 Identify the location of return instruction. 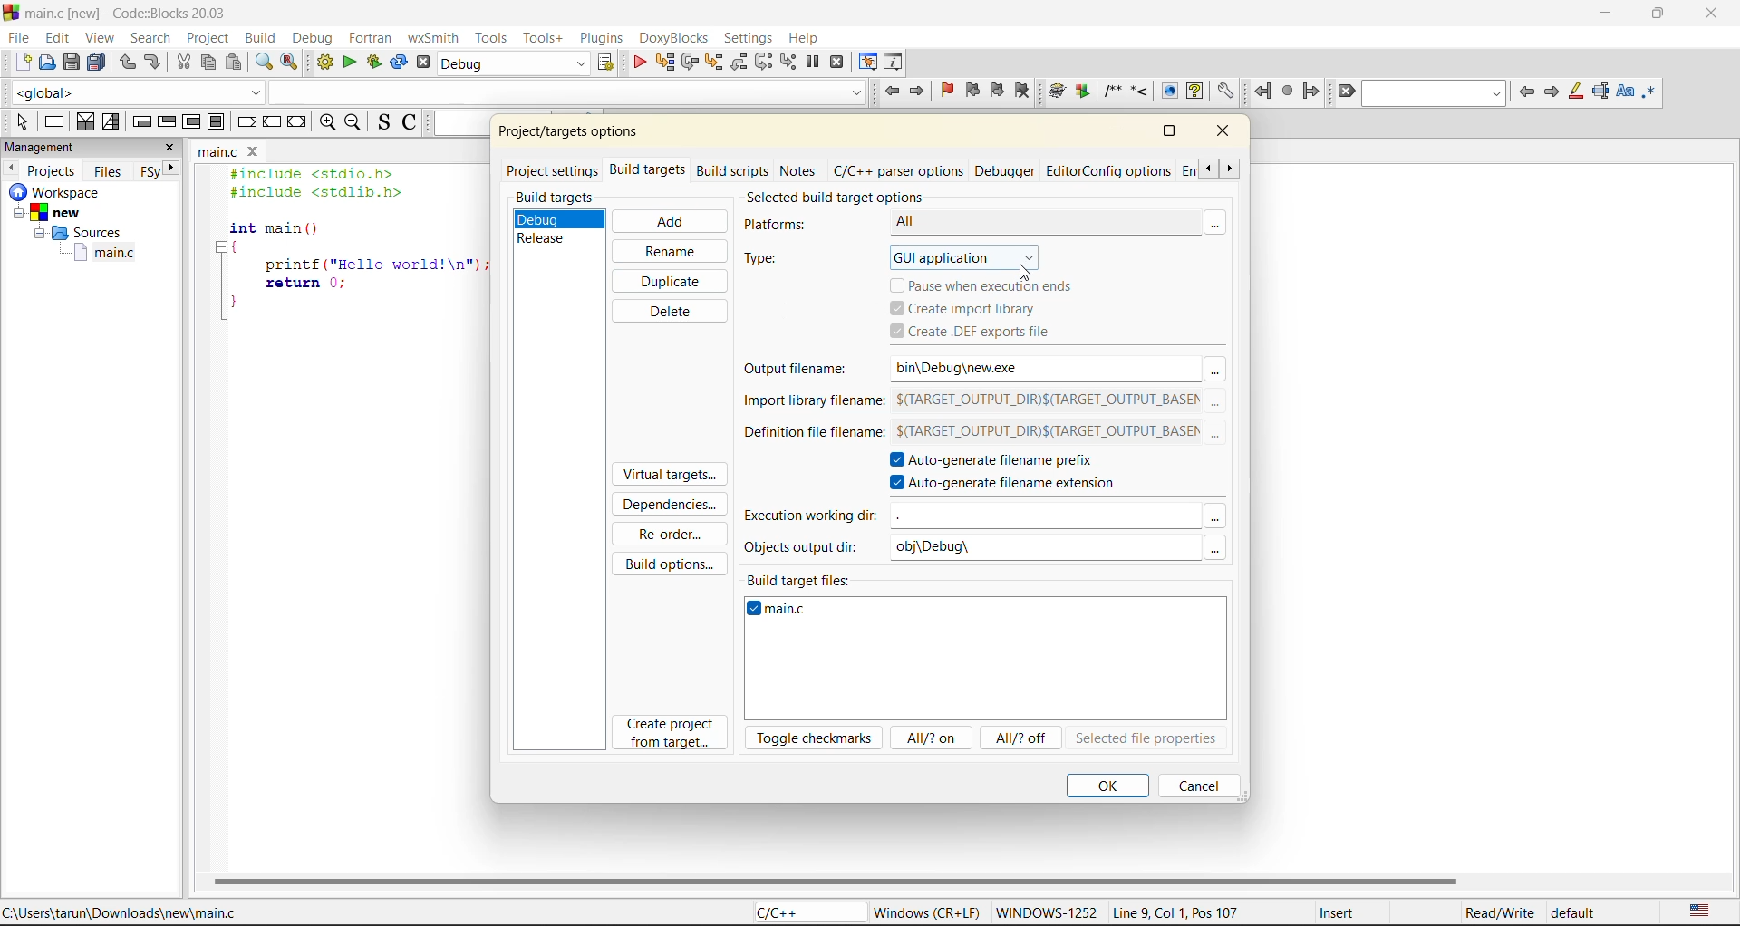
(296, 123).